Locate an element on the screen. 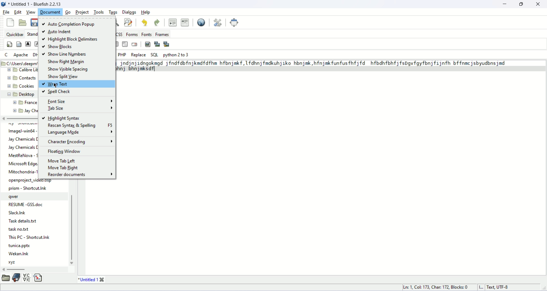  preview in browser is located at coordinates (201, 22).